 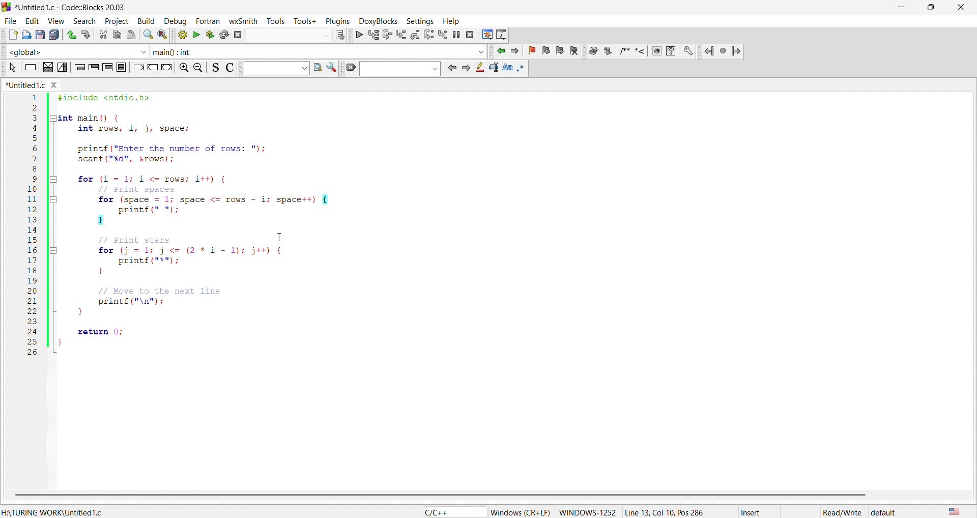 What do you see at coordinates (359, 36) in the screenshot?
I see `debug continue` at bounding box center [359, 36].